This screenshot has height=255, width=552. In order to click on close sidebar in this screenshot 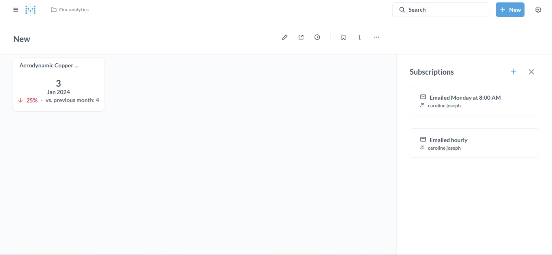, I will do `click(16, 9)`.